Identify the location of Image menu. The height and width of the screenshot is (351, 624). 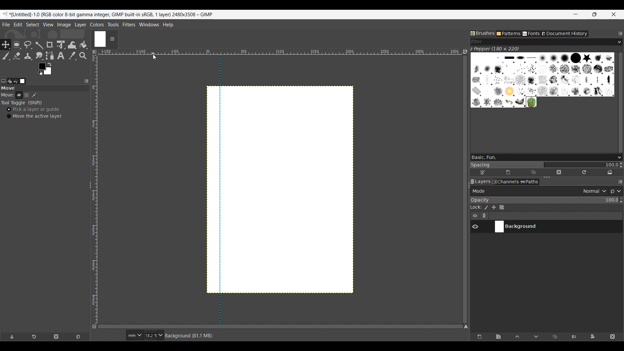
(64, 25).